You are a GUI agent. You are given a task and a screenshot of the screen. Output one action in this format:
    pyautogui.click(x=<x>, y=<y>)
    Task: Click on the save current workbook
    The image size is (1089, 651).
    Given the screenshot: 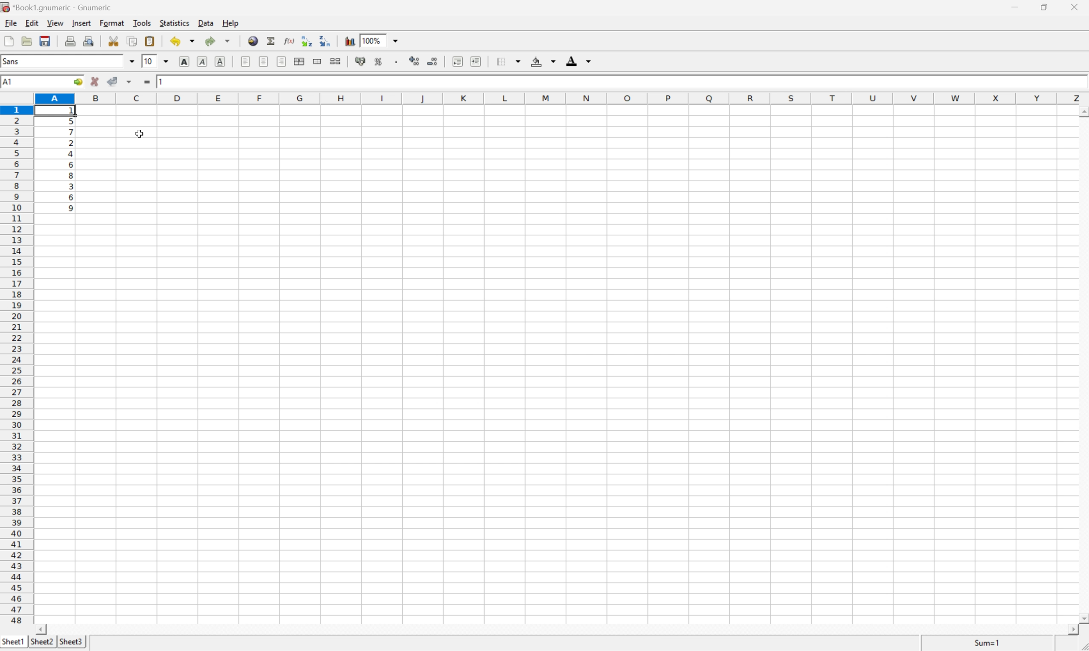 What is the action you would take?
    pyautogui.click(x=45, y=41)
    